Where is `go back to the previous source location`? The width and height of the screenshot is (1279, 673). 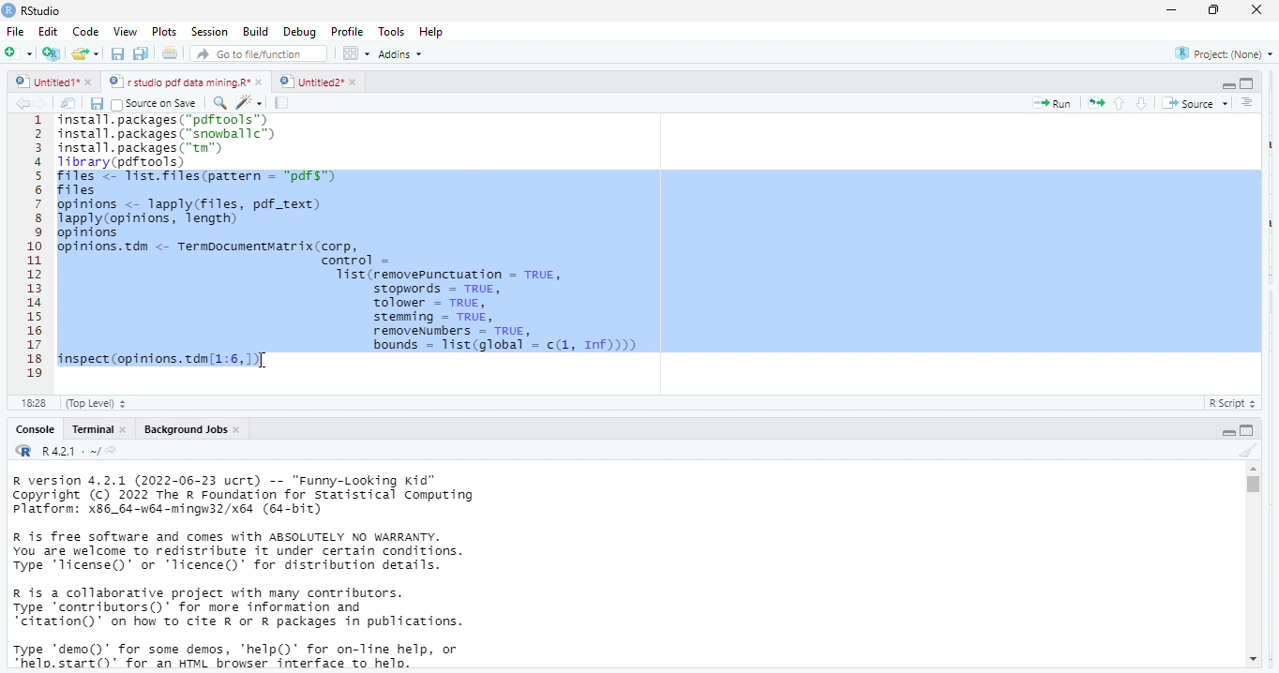 go back to the previous source location is located at coordinates (23, 103).